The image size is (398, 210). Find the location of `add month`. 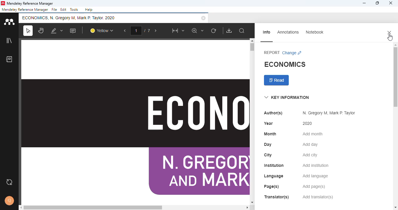

add month is located at coordinates (312, 134).